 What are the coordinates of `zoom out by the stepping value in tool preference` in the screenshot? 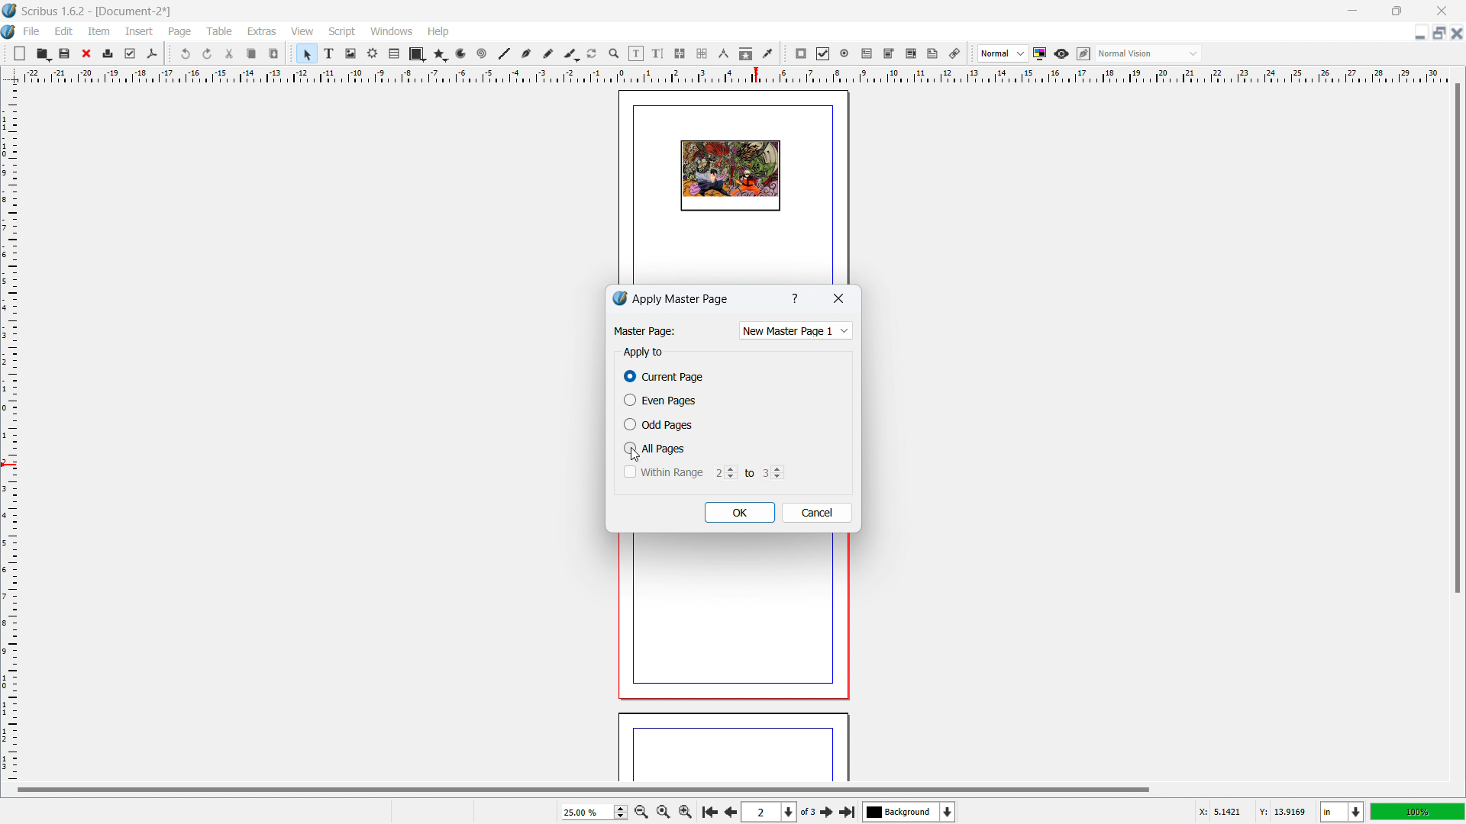 It's located at (641, 811).